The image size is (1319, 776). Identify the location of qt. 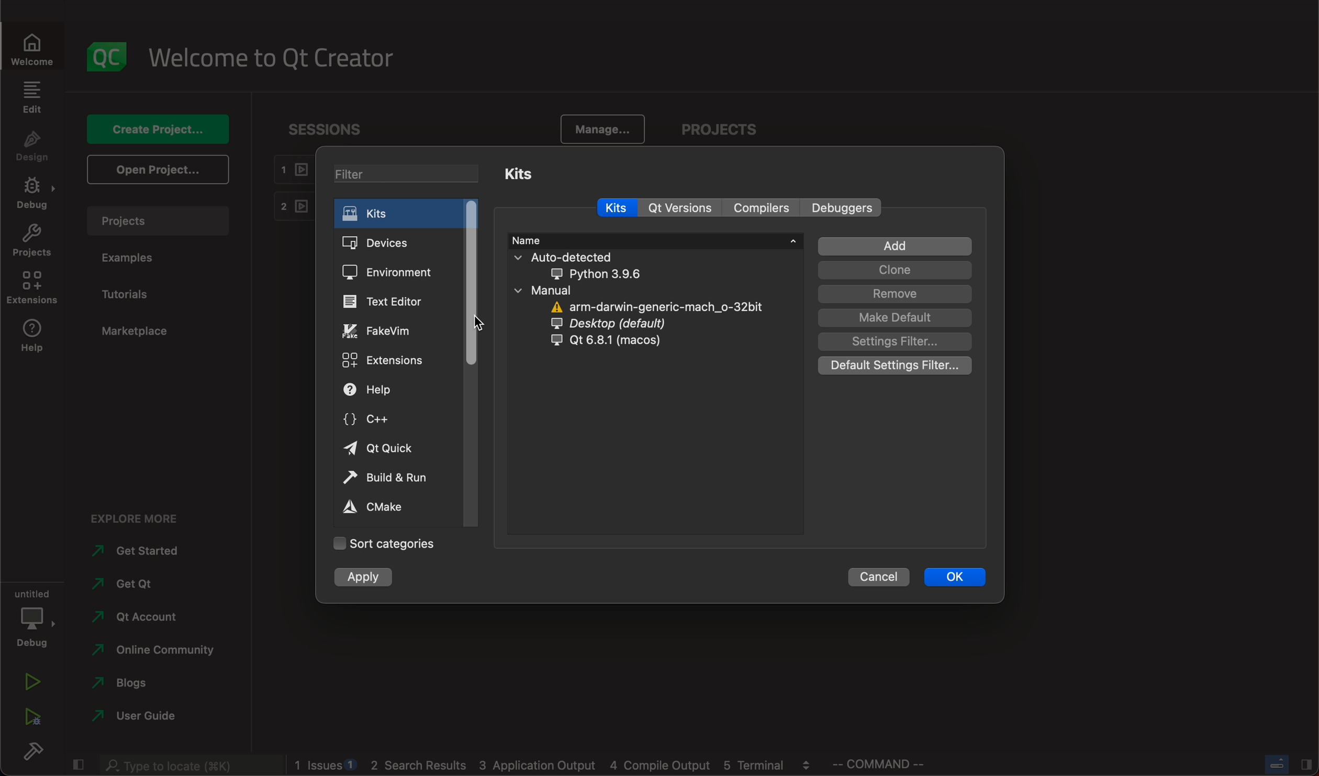
(386, 449).